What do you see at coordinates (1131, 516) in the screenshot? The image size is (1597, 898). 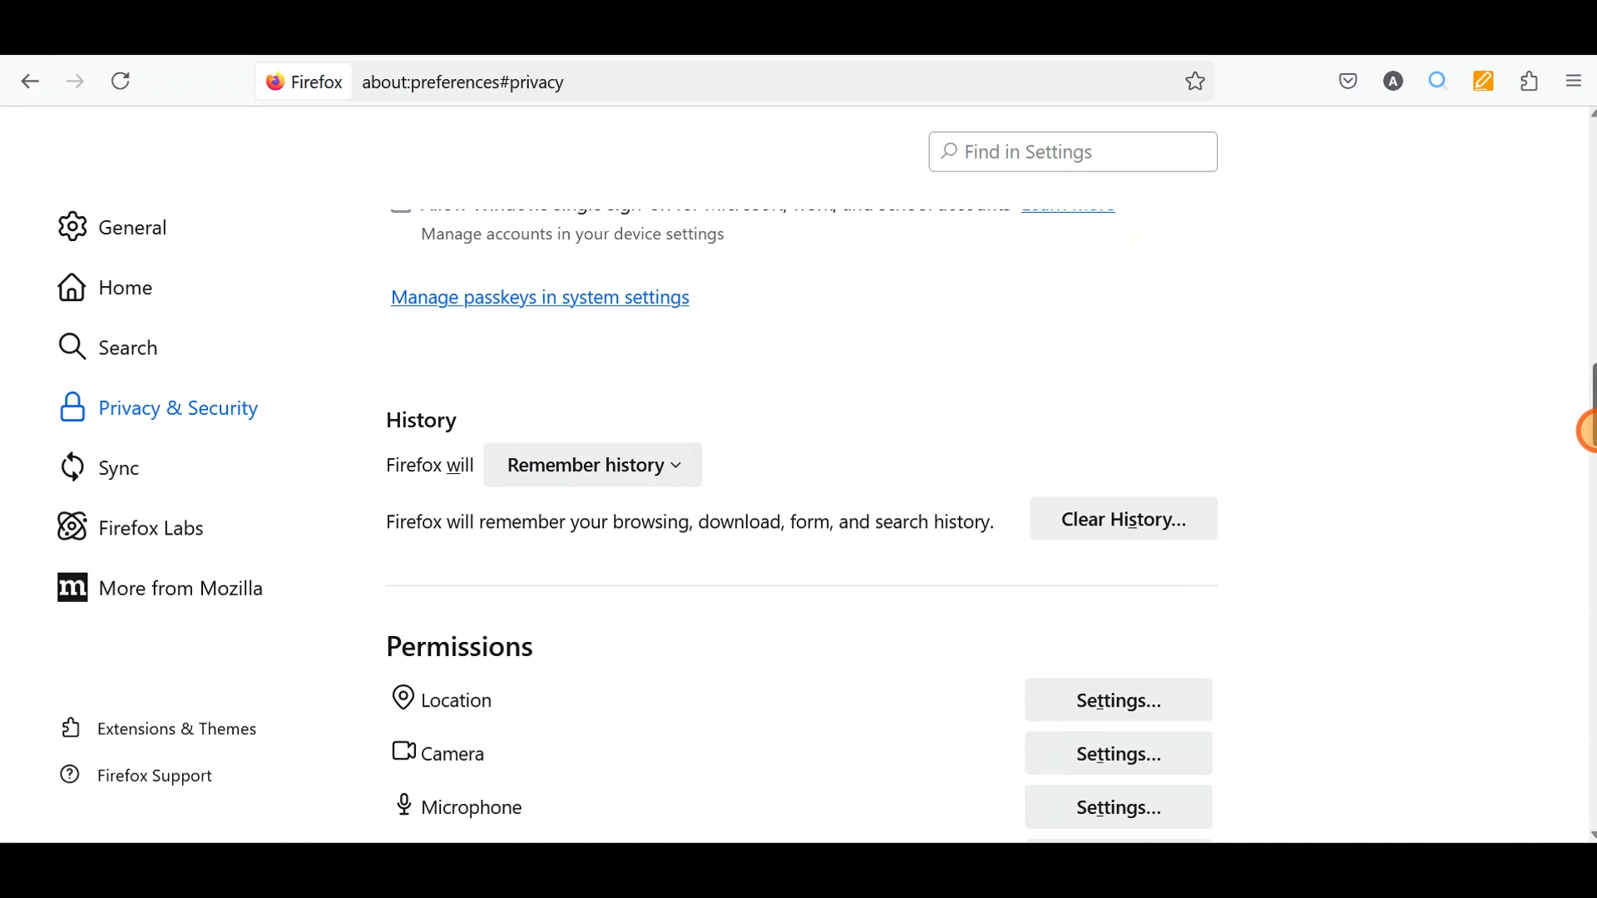 I see `Clear history` at bounding box center [1131, 516].